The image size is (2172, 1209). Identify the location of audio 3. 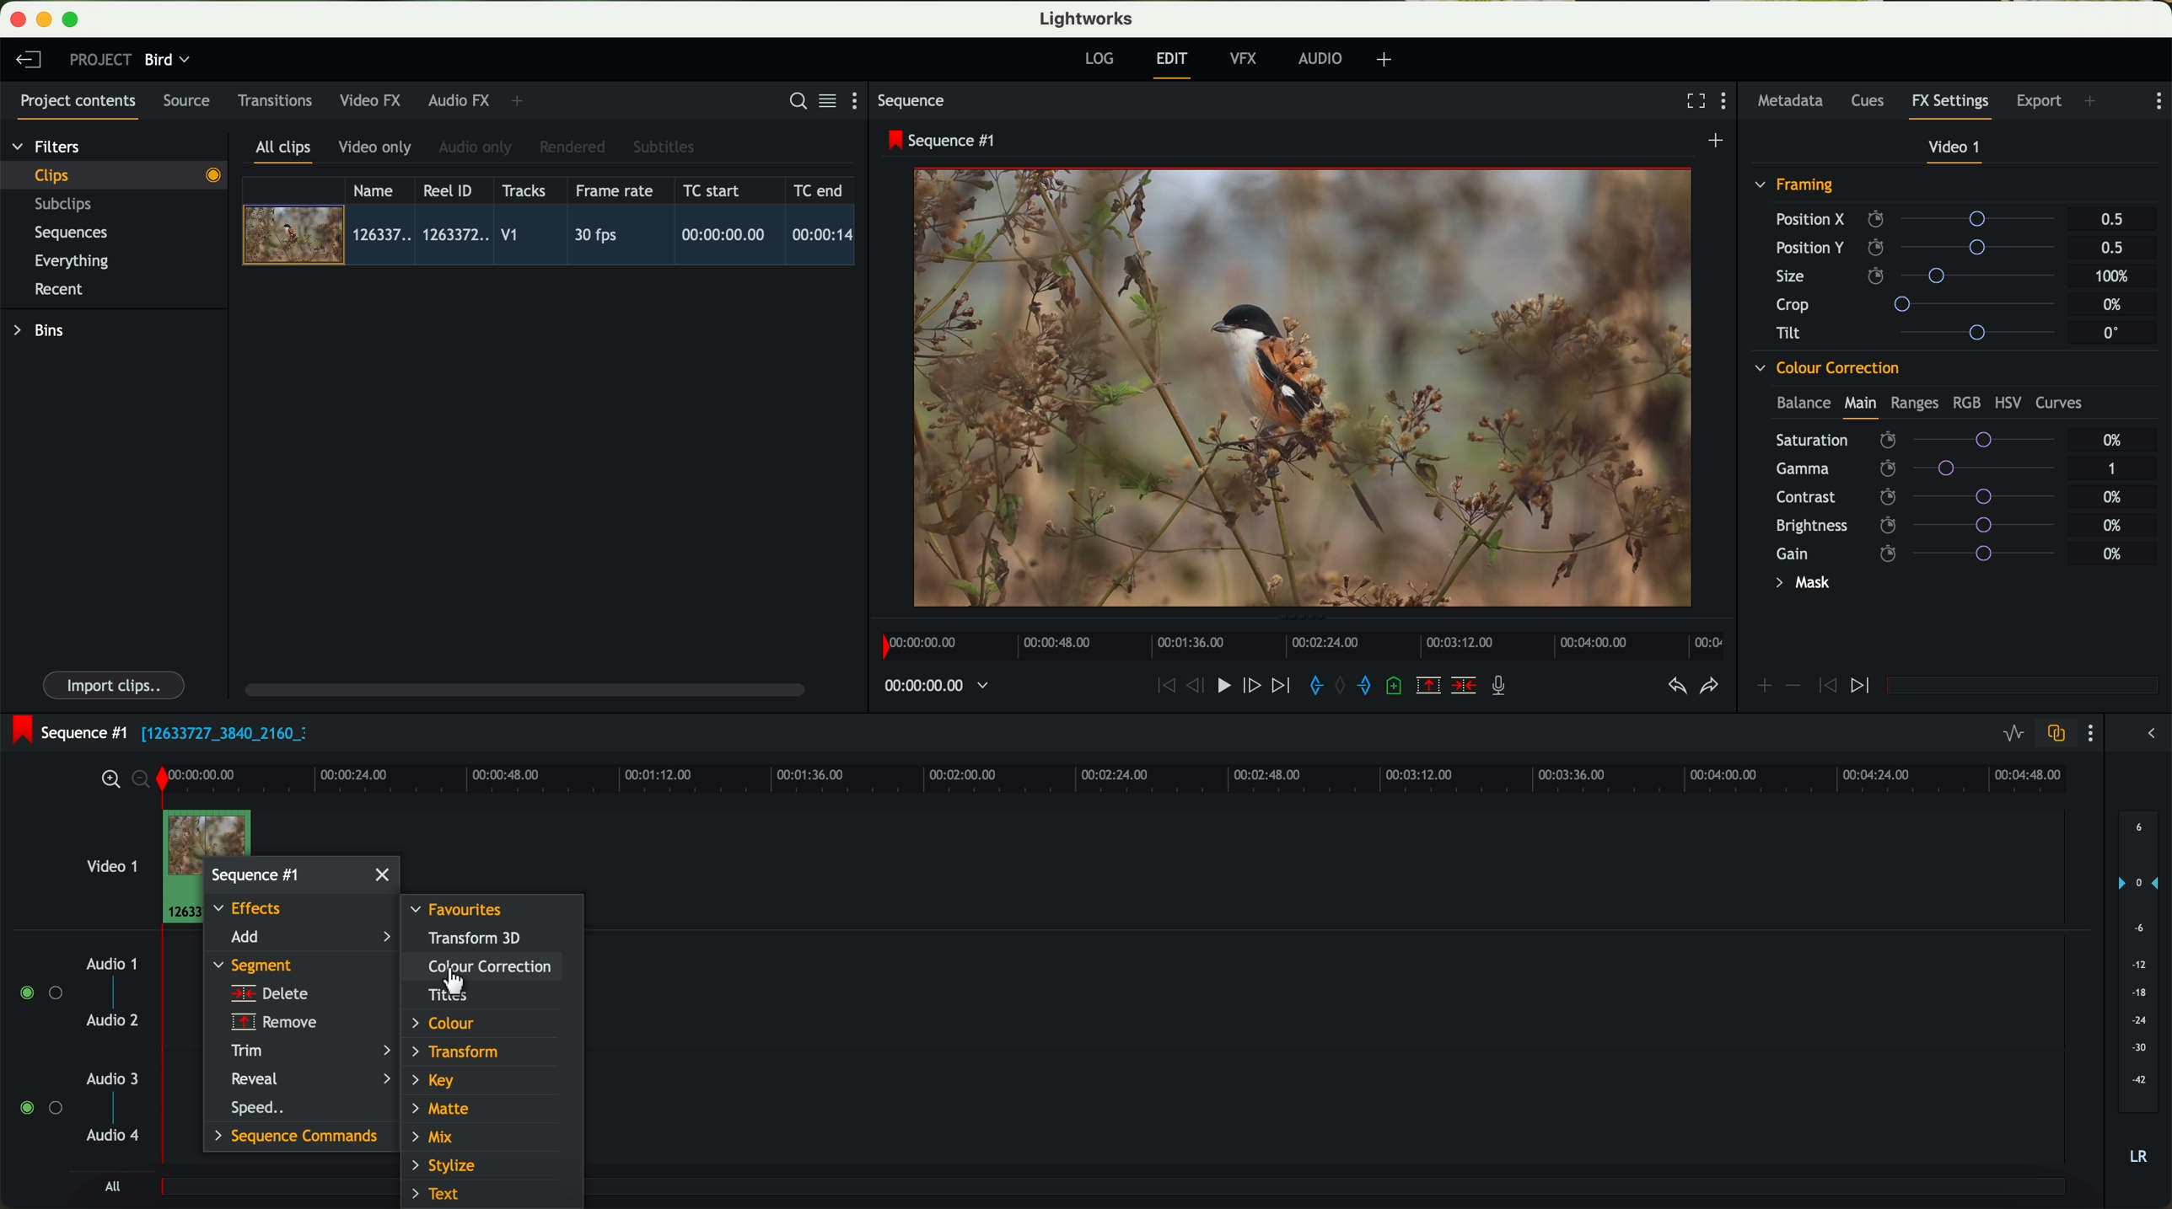
(105, 1078).